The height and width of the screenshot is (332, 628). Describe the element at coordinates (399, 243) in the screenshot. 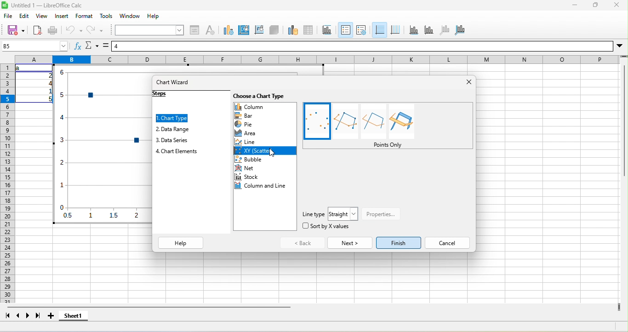

I see `finish` at that location.